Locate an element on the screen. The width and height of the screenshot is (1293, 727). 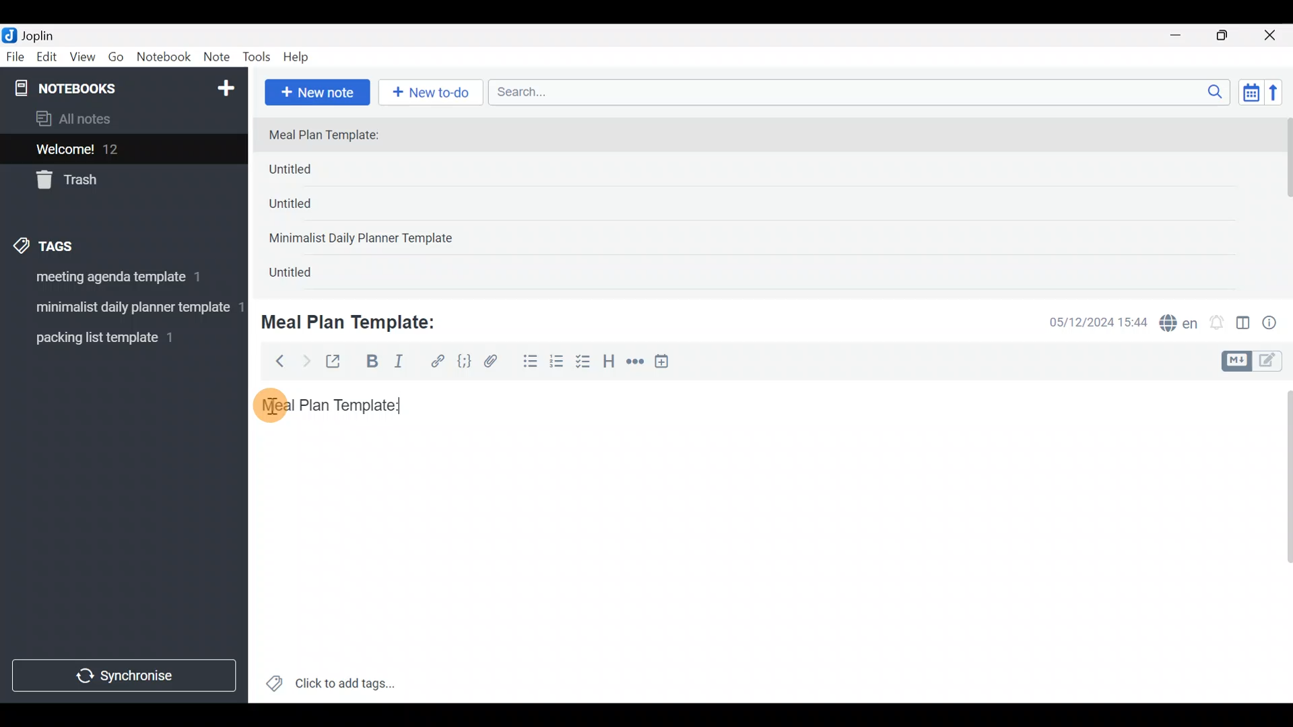
Notebooks is located at coordinates (95, 88).